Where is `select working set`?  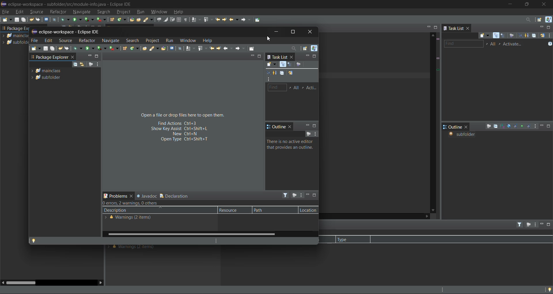
select working set is located at coordinates (487, 44).